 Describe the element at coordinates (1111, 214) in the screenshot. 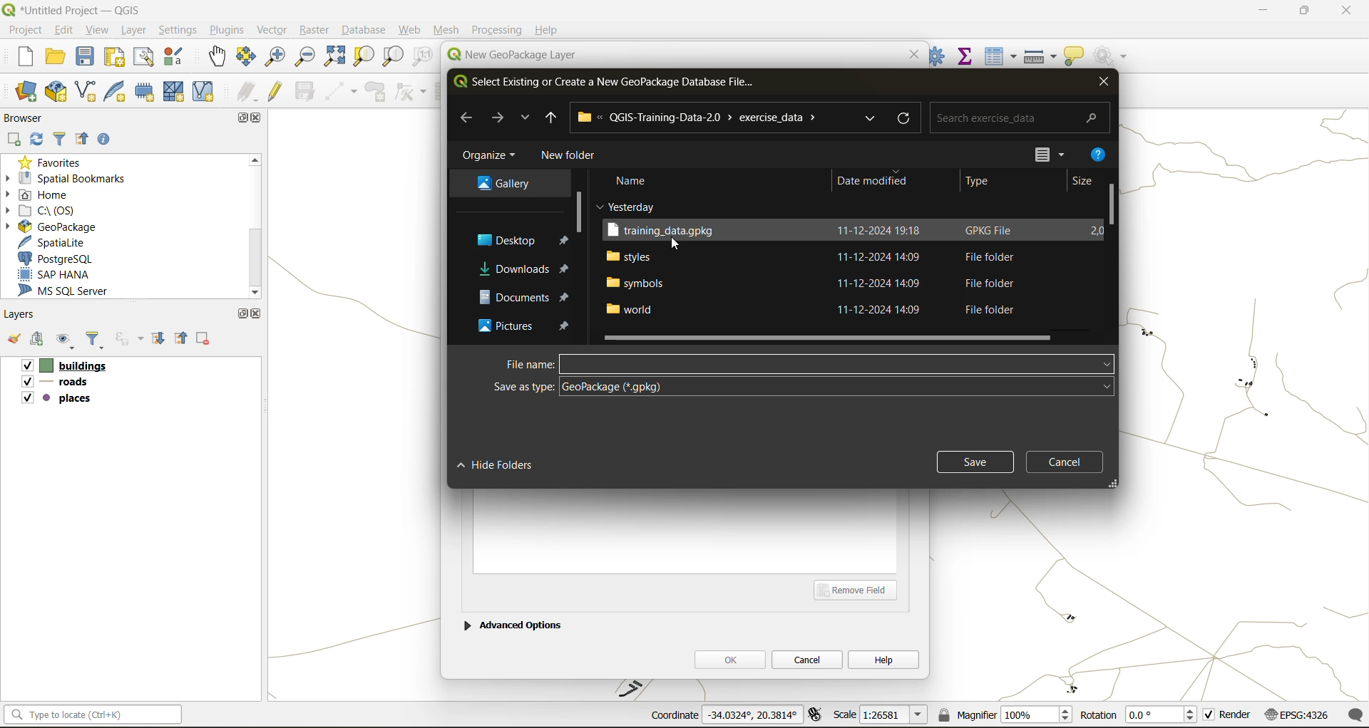

I see `Scroll Bar` at that location.